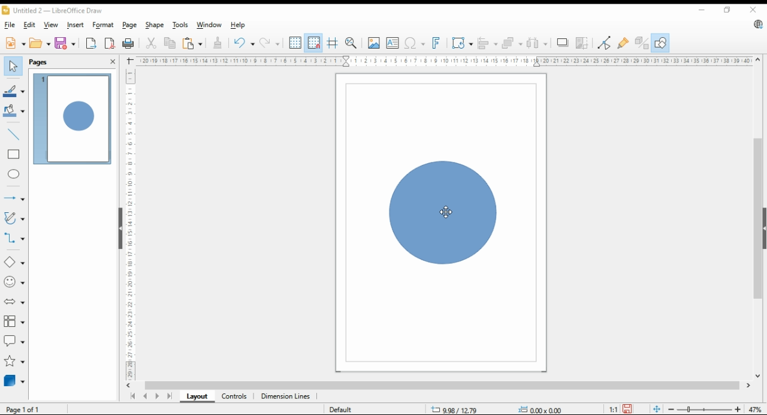 The width and height of the screenshot is (767, 415). Describe the element at coordinates (91, 43) in the screenshot. I see `export` at that location.